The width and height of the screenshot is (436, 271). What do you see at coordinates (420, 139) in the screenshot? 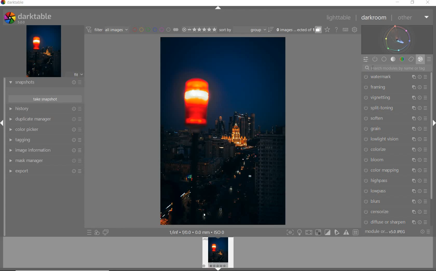
I see `Reset` at bounding box center [420, 139].